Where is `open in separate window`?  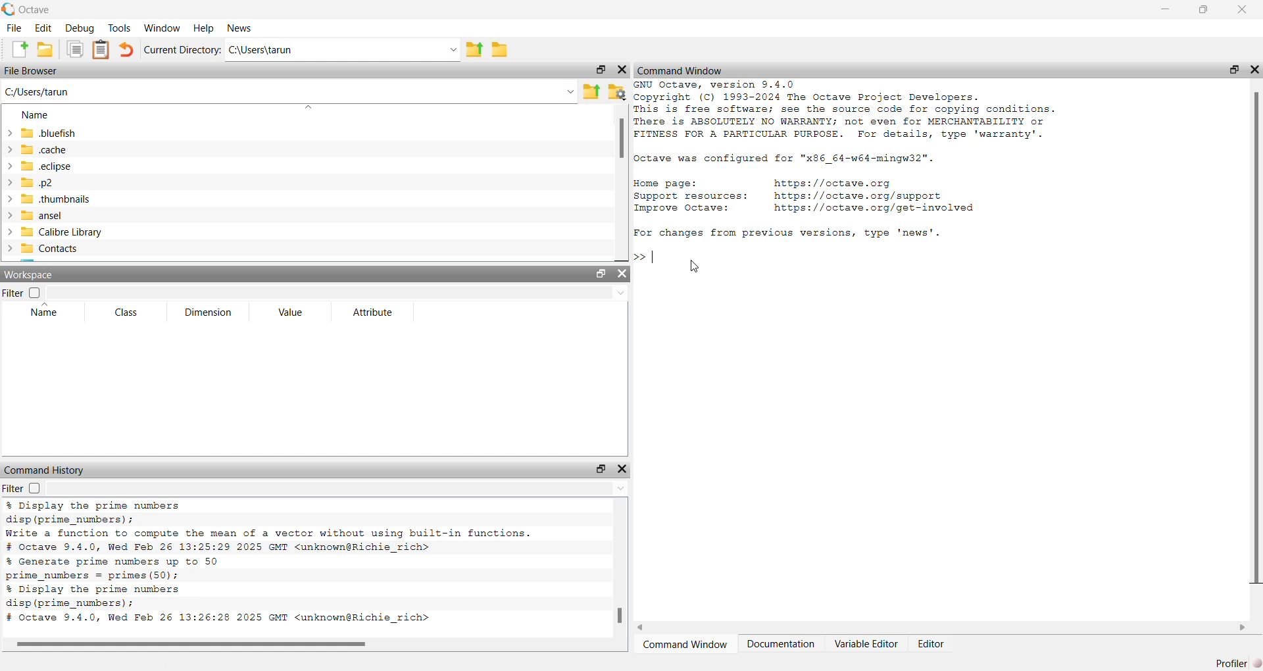
open in separate window is located at coordinates (599, 273).